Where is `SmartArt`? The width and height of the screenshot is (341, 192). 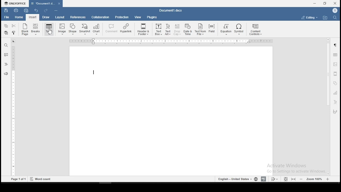
SmartArt is located at coordinates (84, 29).